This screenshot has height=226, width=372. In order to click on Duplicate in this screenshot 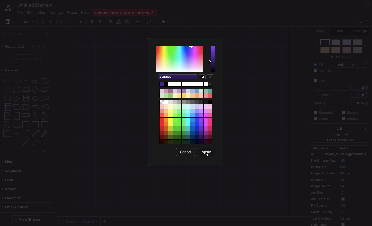, I will do `click(127, 21)`.